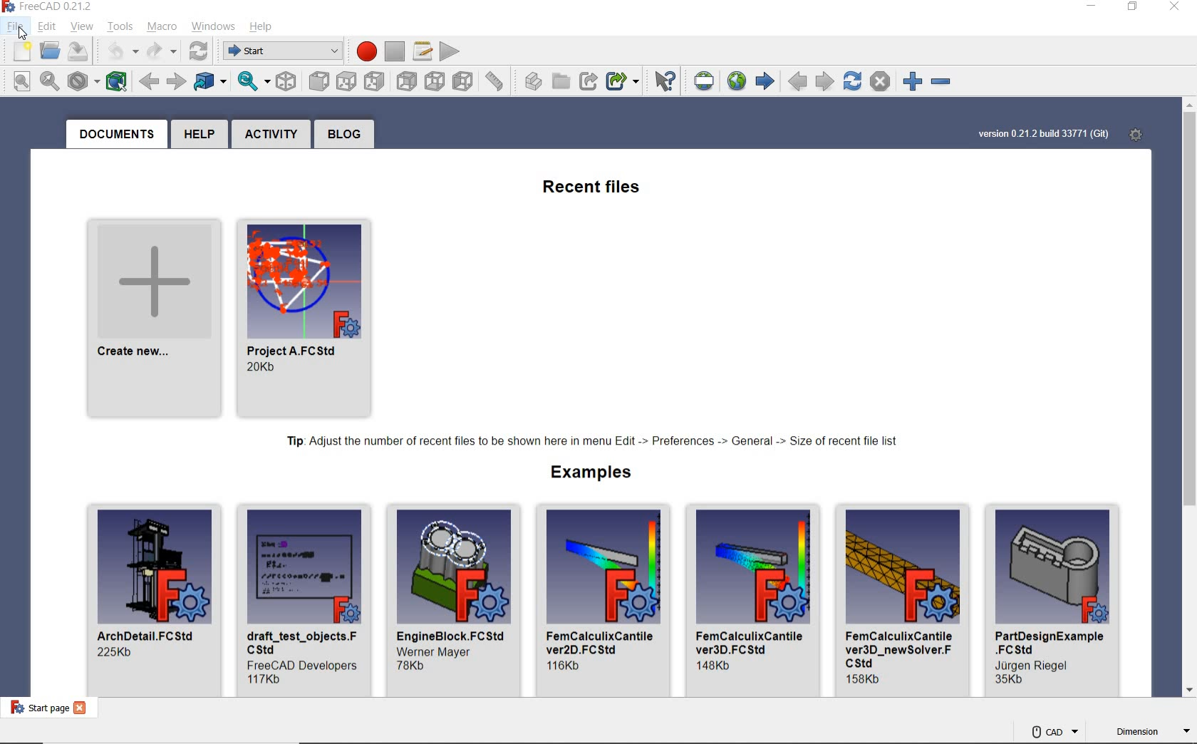  Describe the element at coordinates (604, 566) in the screenshot. I see `image` at that location.